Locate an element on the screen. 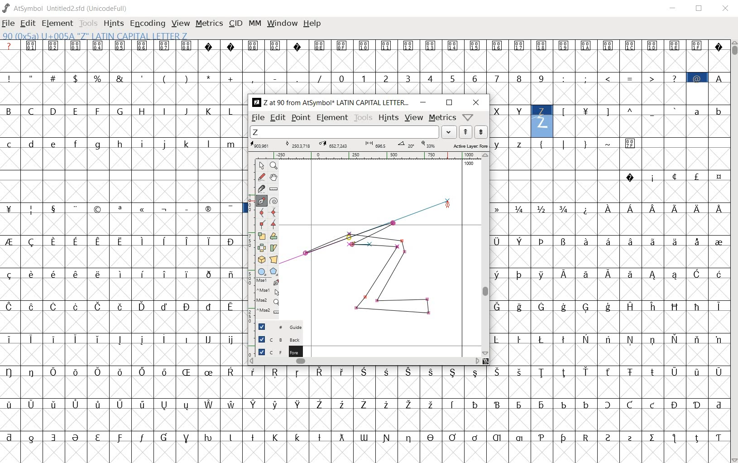 This screenshot has width=738, height=463. hints is located at coordinates (388, 118).